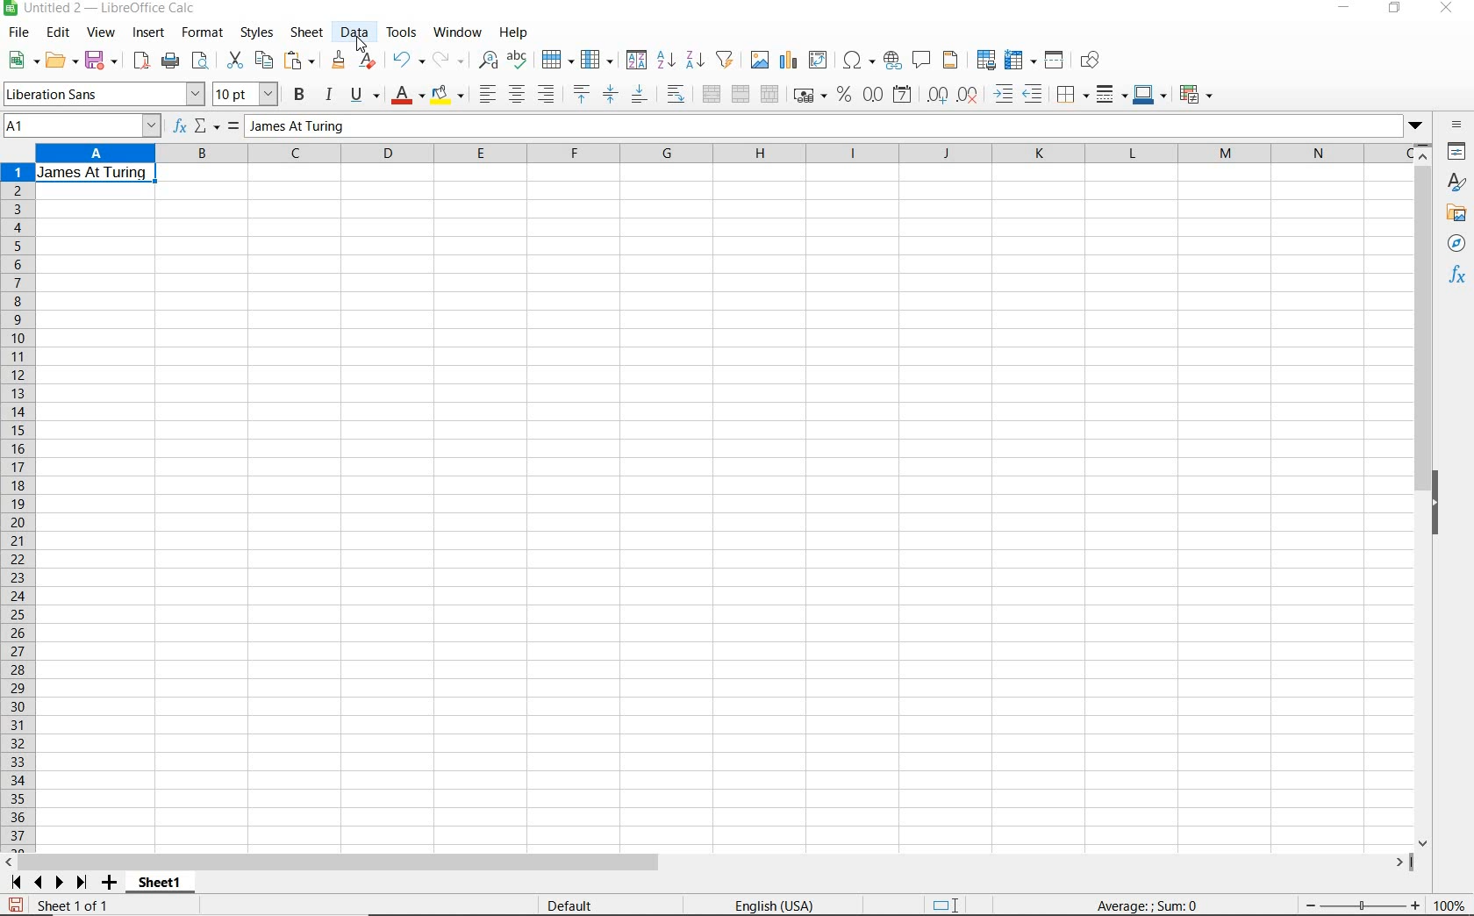 The image size is (1474, 916). Describe the element at coordinates (953, 63) in the screenshot. I see `headers and footers` at that location.